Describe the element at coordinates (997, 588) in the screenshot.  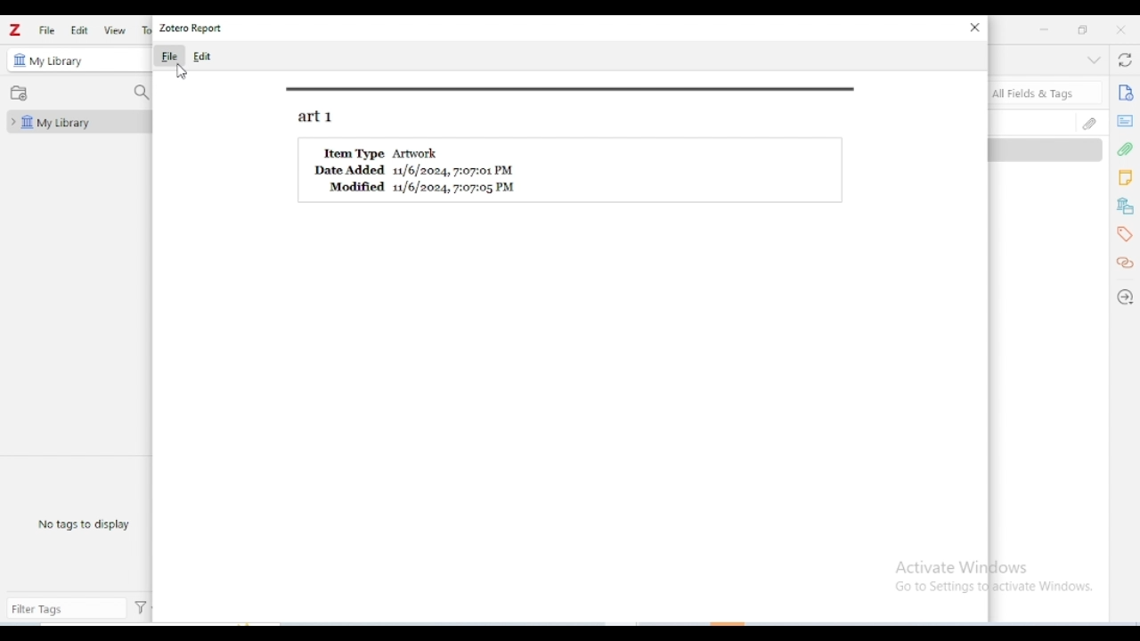
I see `Go to Settings to activate Windows.` at that location.